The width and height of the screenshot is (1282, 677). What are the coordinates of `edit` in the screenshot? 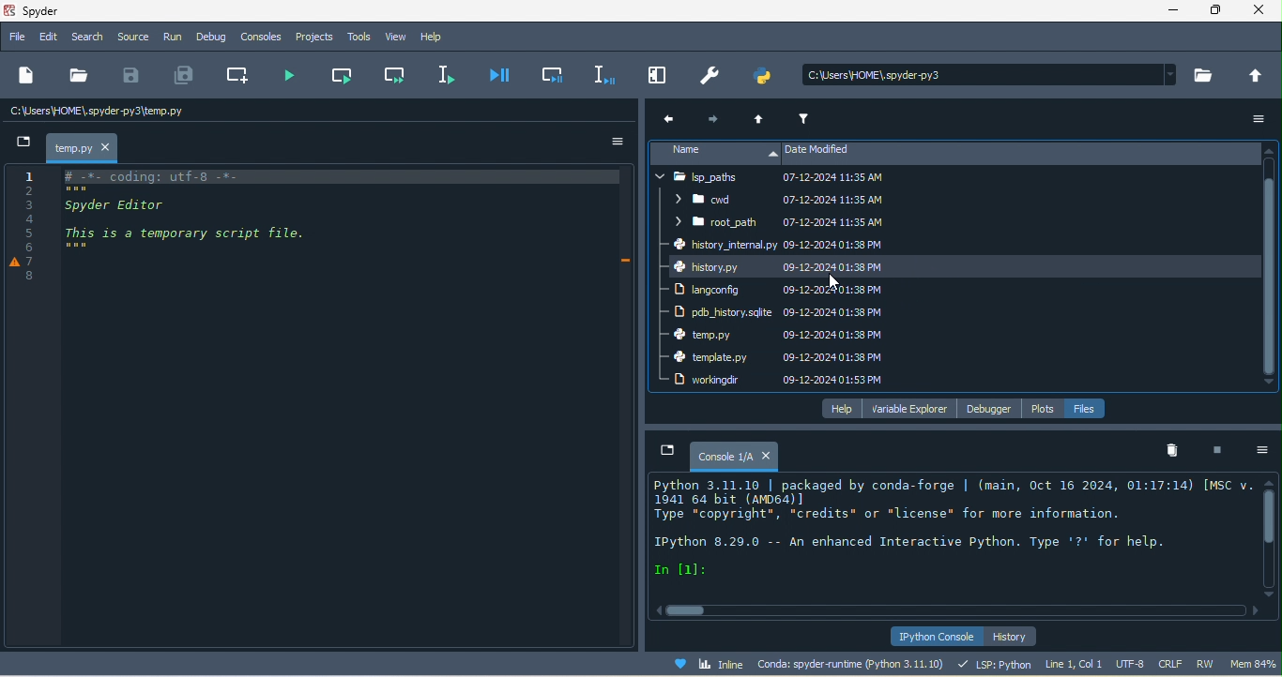 It's located at (47, 38).